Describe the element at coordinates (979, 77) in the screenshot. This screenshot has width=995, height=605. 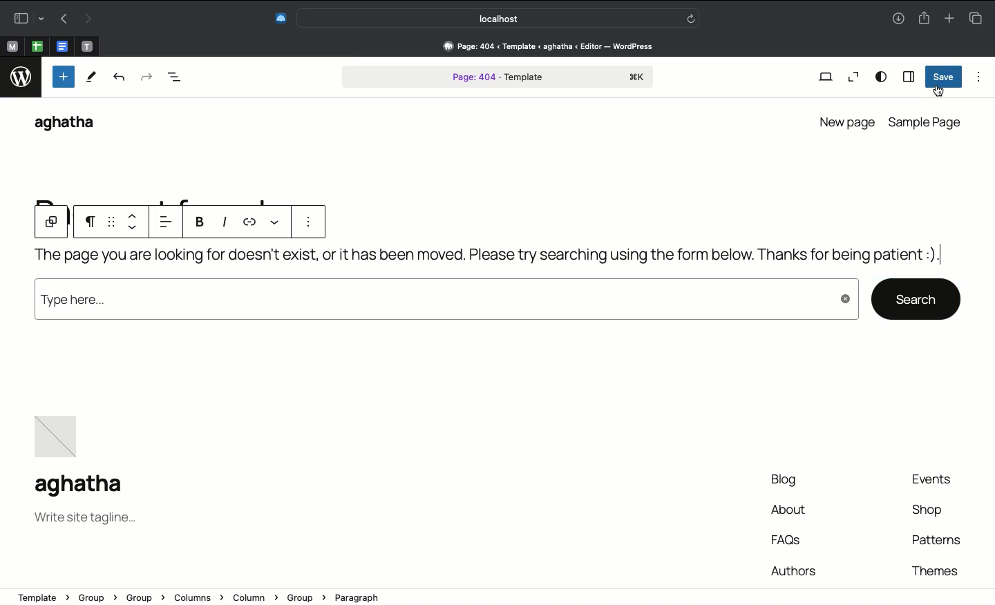
I see `Options` at that location.